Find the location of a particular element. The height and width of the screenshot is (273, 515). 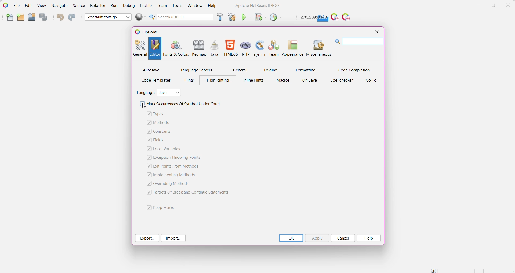

Methods - click to enable is located at coordinates (162, 123).